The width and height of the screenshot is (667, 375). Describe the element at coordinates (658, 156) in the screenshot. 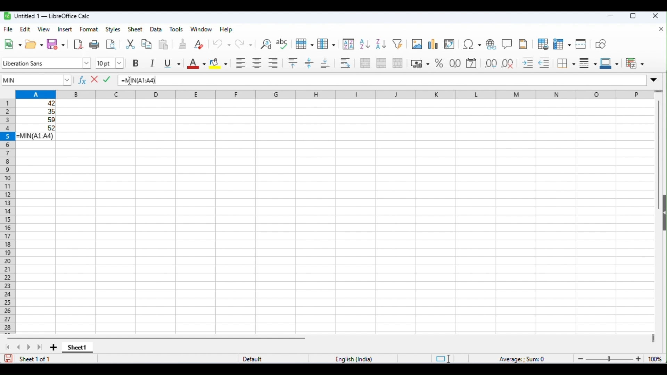

I see `vertical scroll bar` at that location.